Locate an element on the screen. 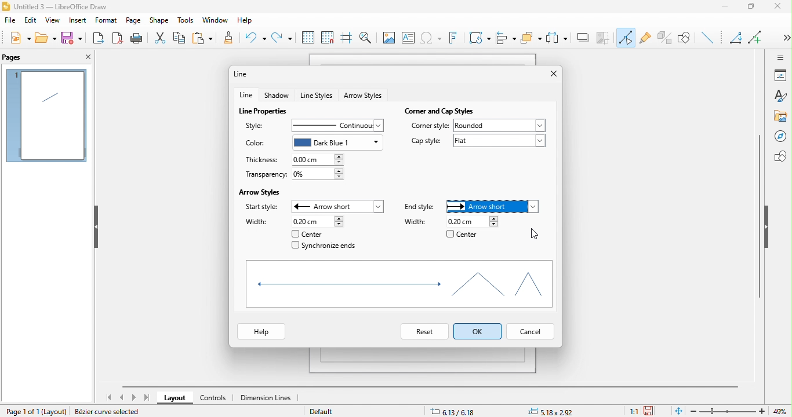 This screenshot has width=792, height=417. last page is located at coordinates (146, 397).